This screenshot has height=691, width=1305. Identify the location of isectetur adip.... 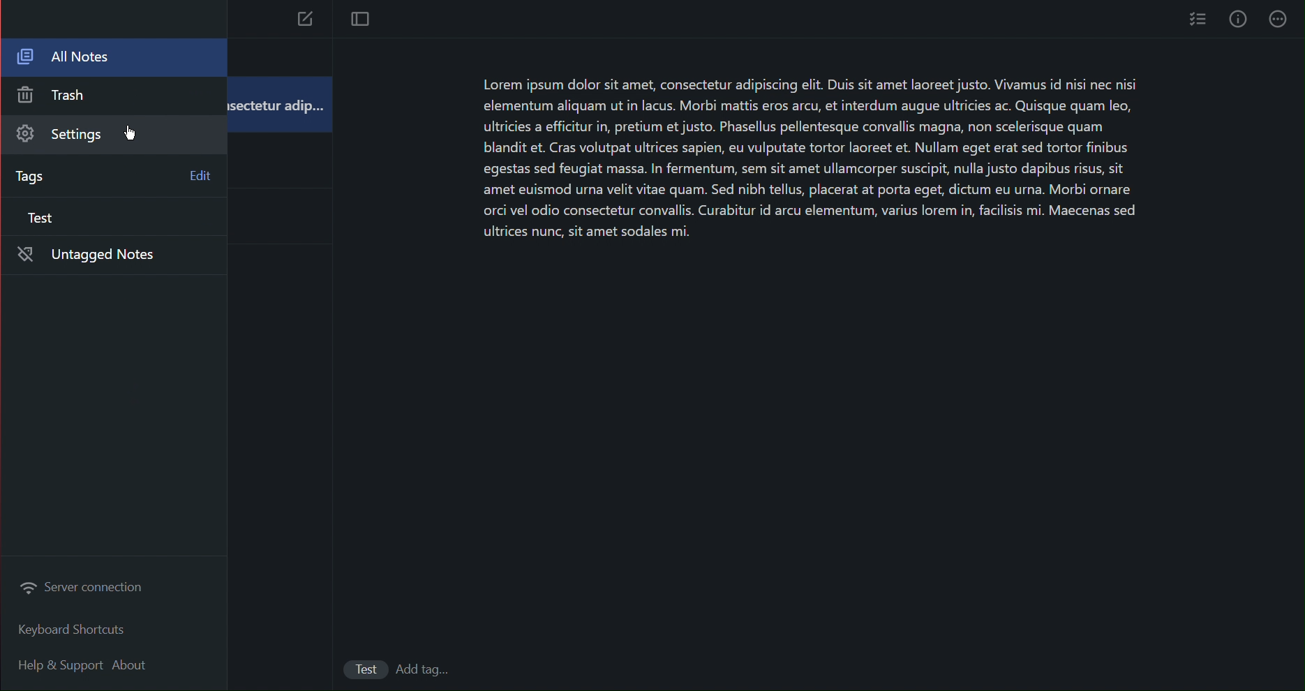
(278, 103).